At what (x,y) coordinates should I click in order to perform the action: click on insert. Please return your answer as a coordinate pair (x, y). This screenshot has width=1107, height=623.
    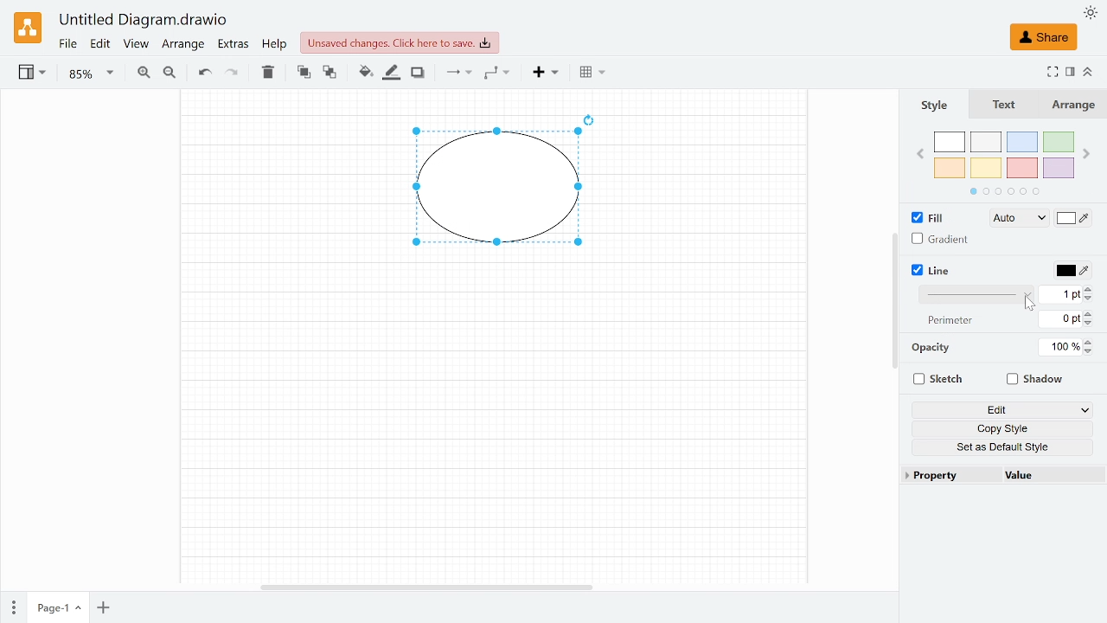
    Looking at the image, I should click on (541, 74).